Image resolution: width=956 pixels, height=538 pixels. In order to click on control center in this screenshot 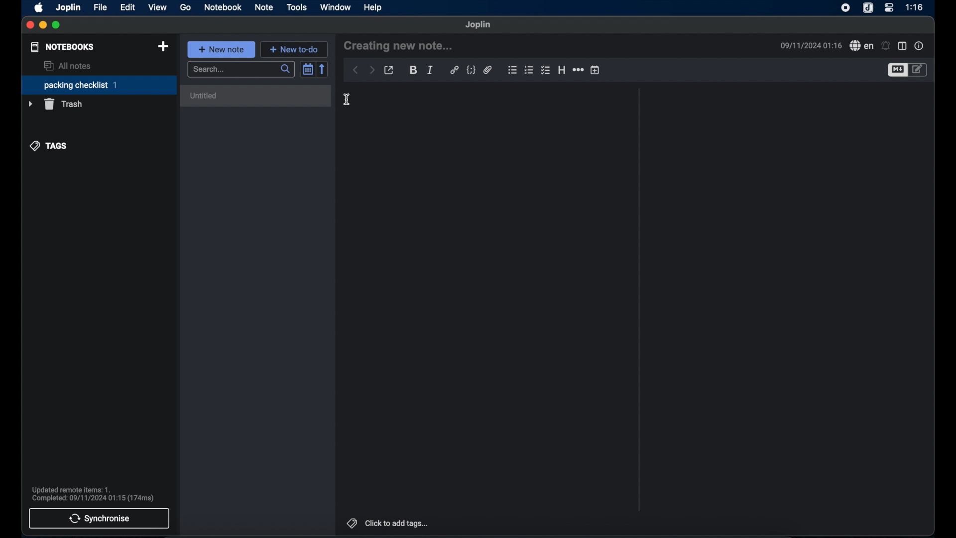, I will do `click(890, 7)`.